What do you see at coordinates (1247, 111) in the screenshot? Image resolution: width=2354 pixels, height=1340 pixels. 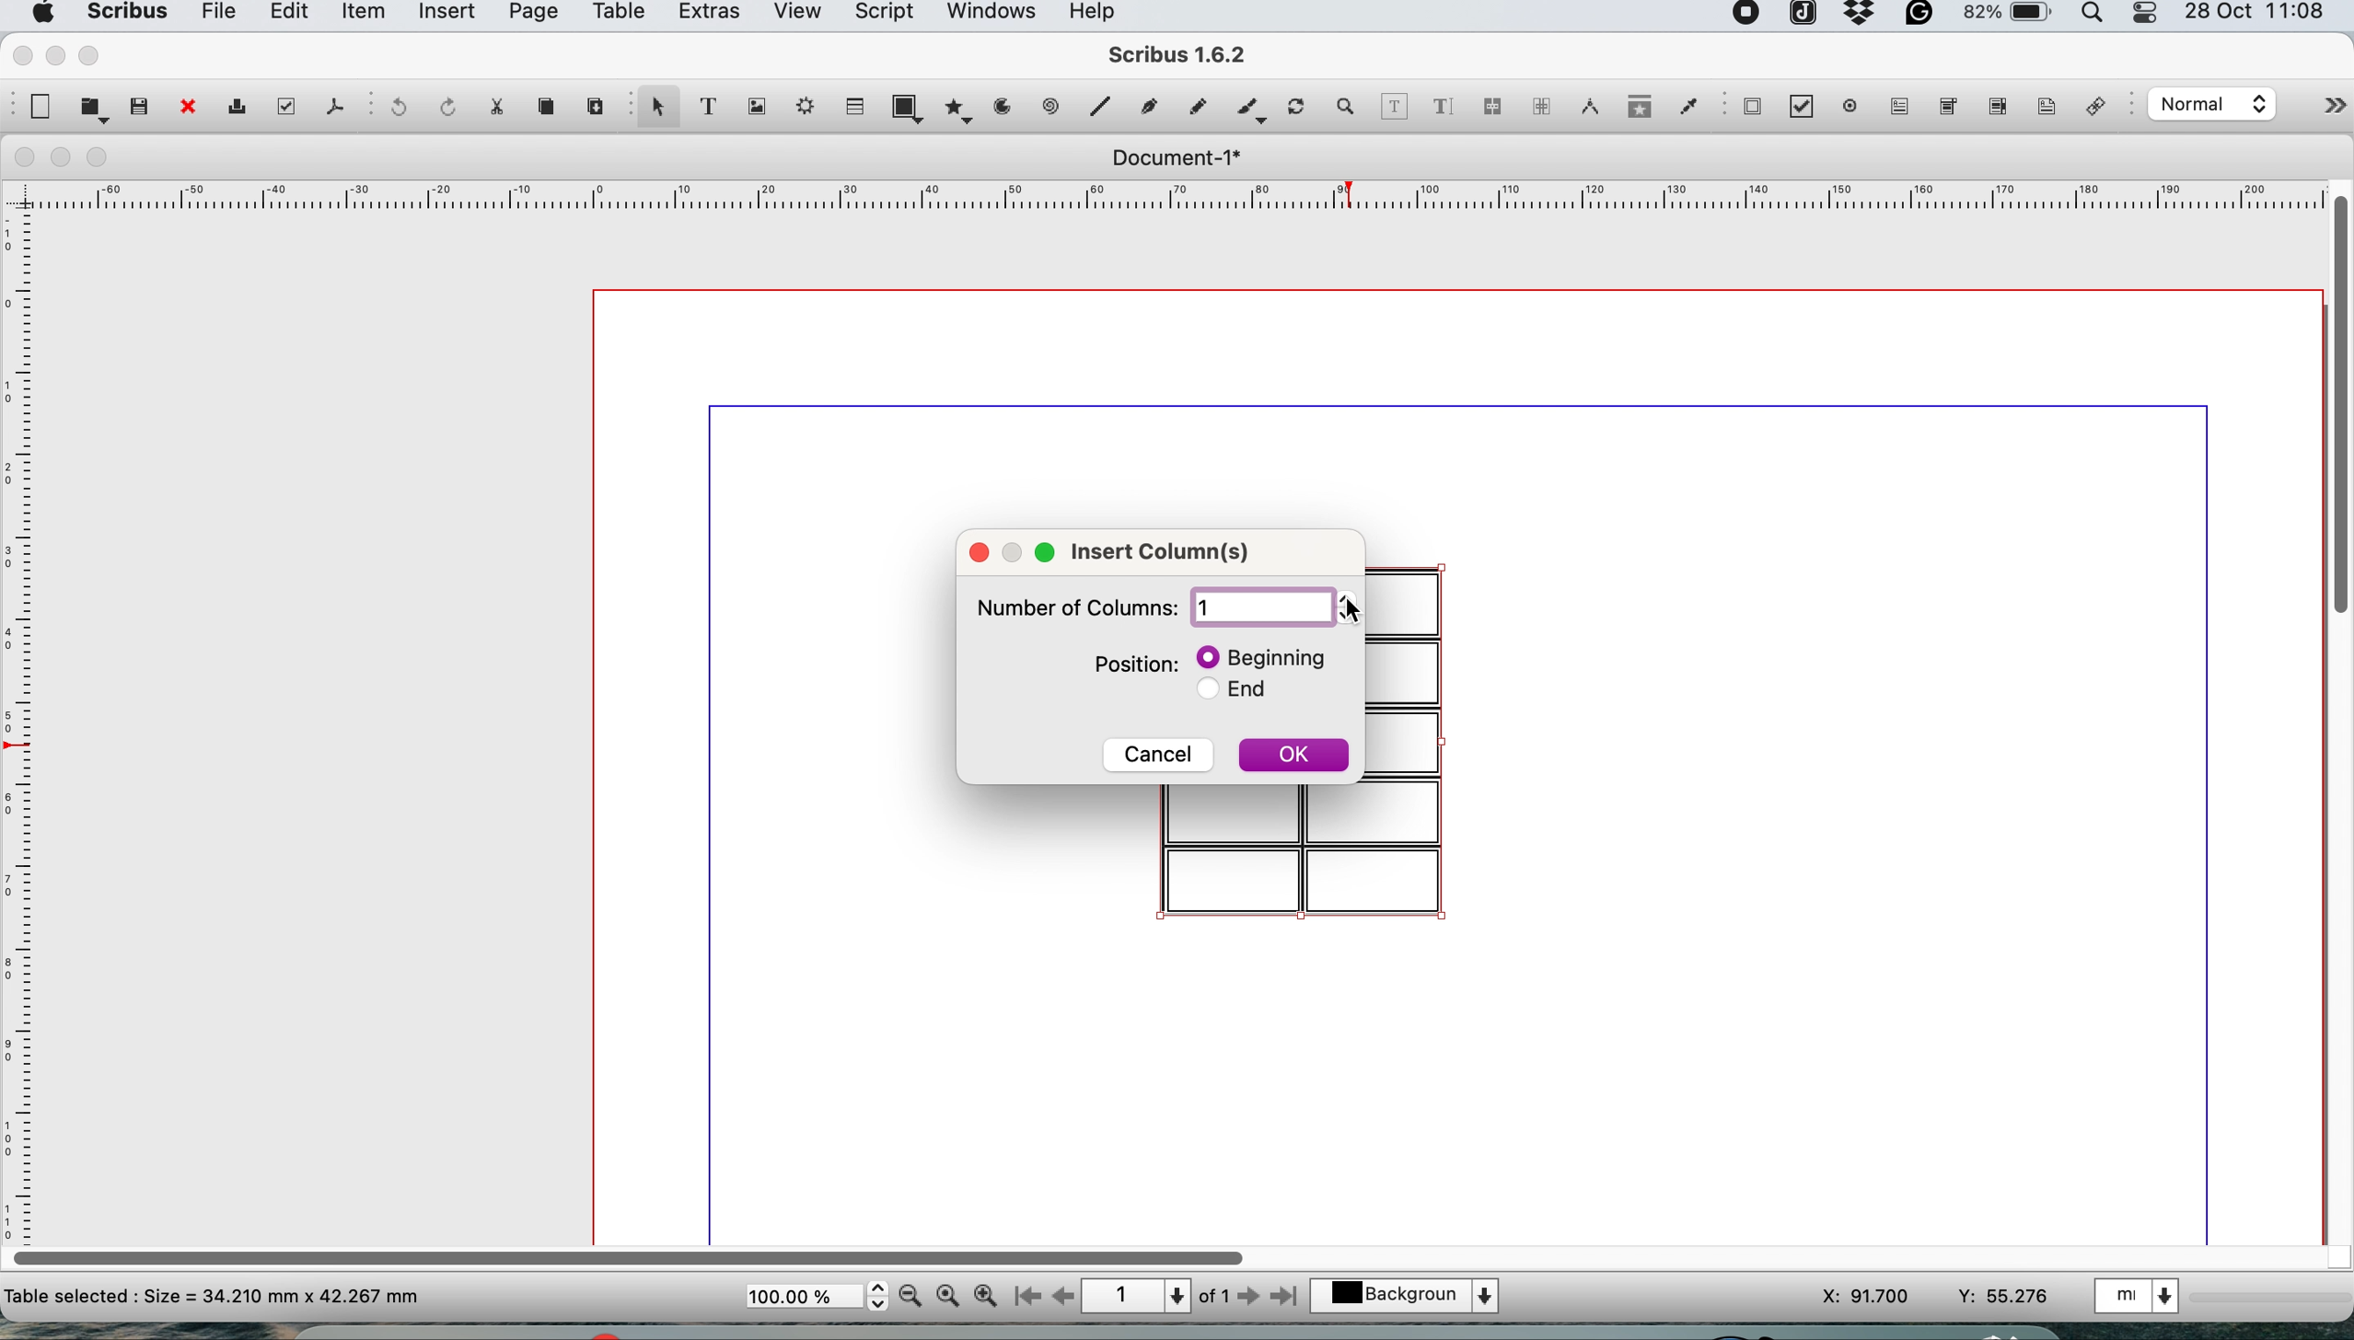 I see `calligraphic line` at bounding box center [1247, 111].